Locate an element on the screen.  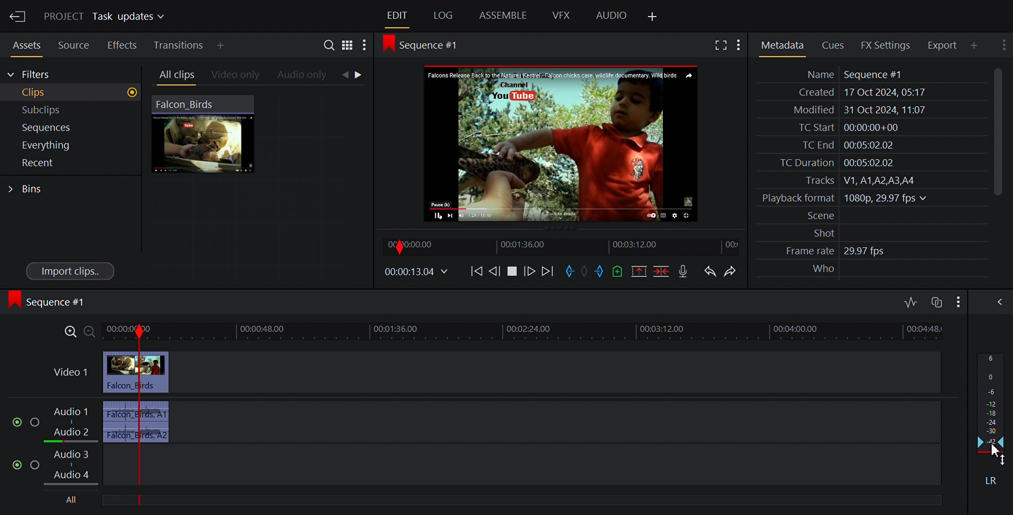
TC Duration  00:05:02.02 is located at coordinates (829, 163).